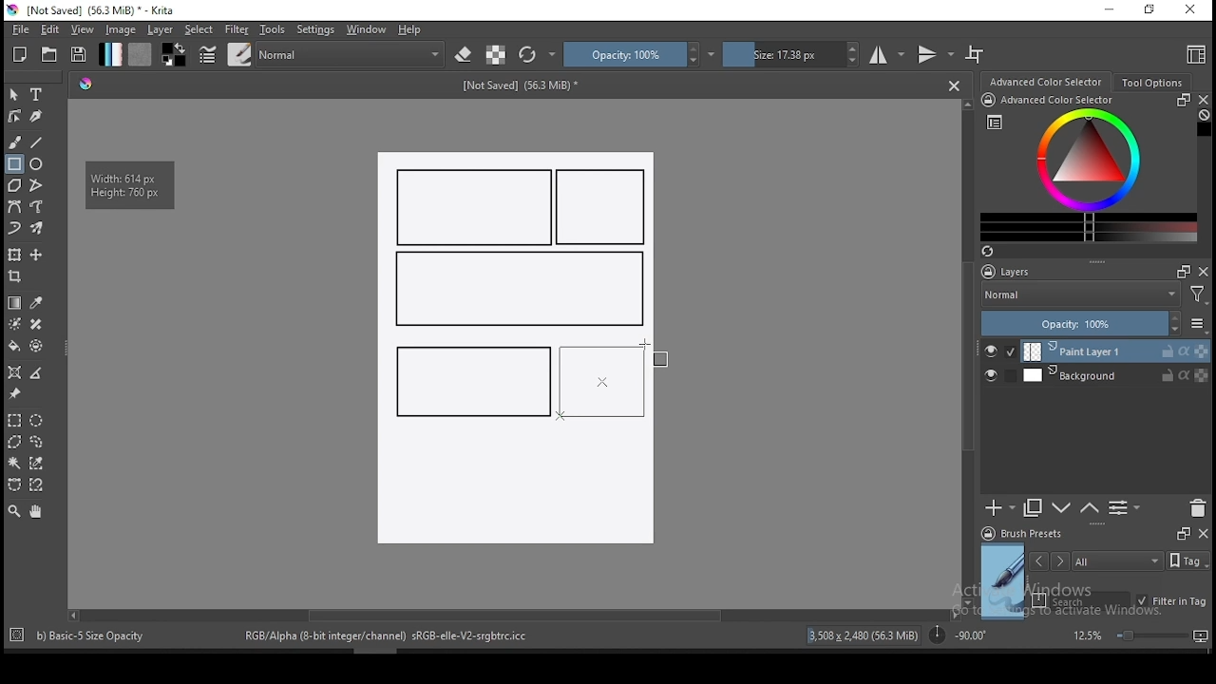 The height and width of the screenshot is (684, 1216). Describe the element at coordinates (1062, 510) in the screenshot. I see `move layer one step up` at that location.